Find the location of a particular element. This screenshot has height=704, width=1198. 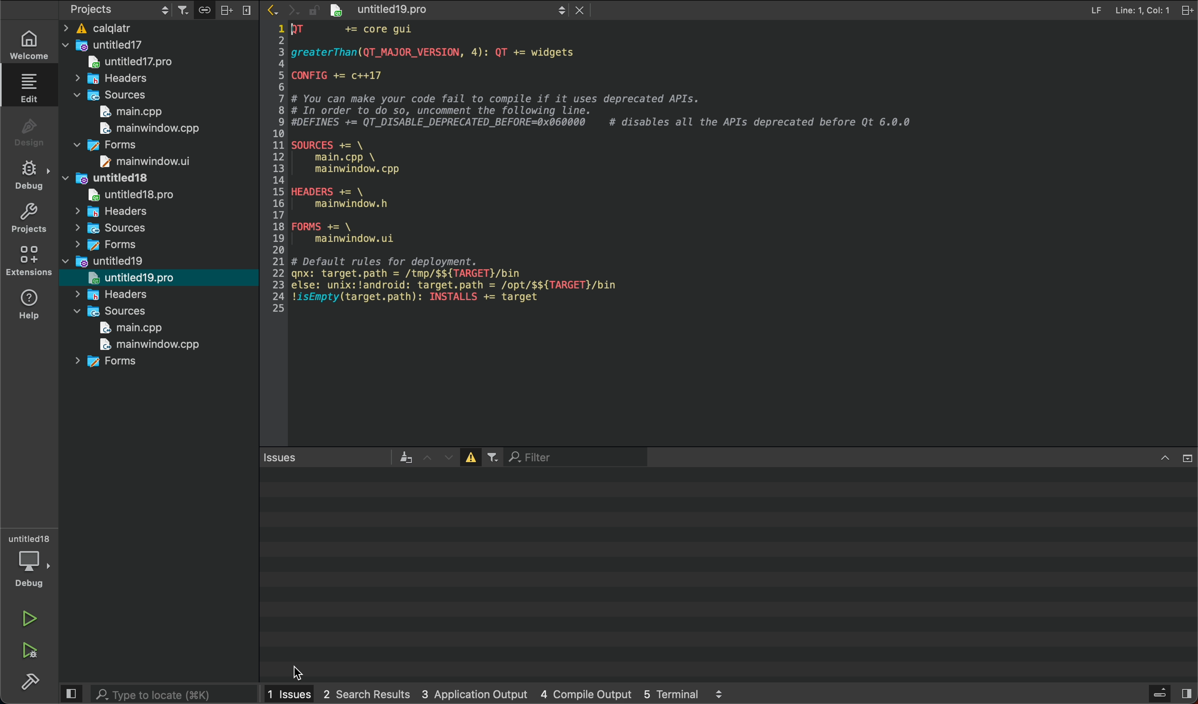

untitled17 is located at coordinates (114, 45).